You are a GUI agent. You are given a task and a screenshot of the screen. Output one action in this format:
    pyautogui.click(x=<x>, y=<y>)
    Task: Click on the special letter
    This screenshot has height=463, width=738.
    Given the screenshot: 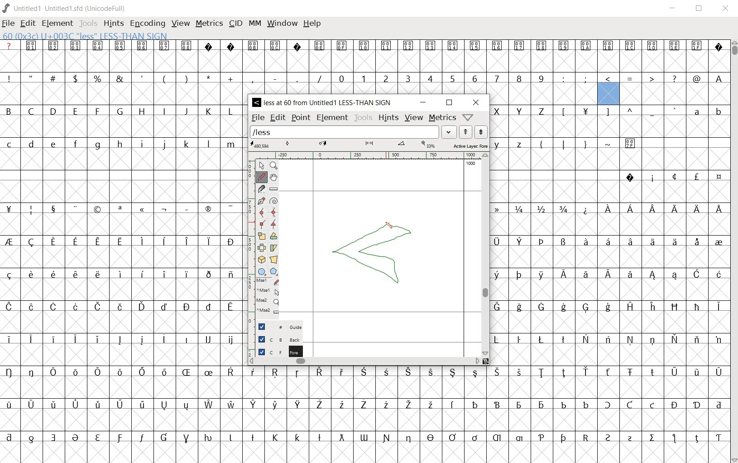 What is the action you would take?
    pyautogui.click(x=609, y=338)
    